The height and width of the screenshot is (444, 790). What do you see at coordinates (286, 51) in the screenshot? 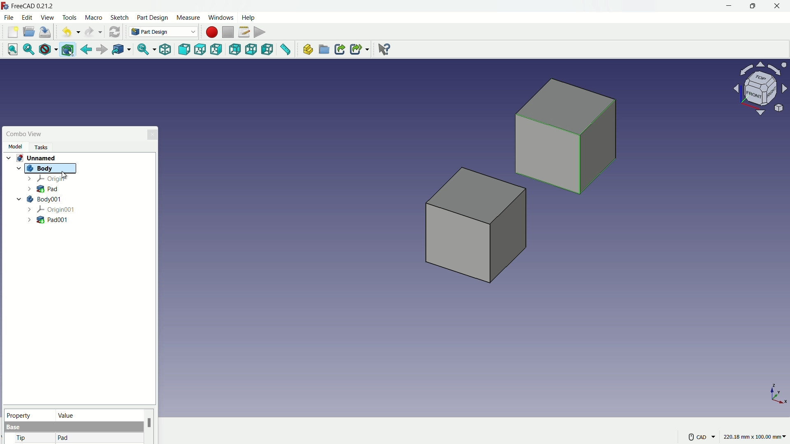
I see `measure` at bounding box center [286, 51].